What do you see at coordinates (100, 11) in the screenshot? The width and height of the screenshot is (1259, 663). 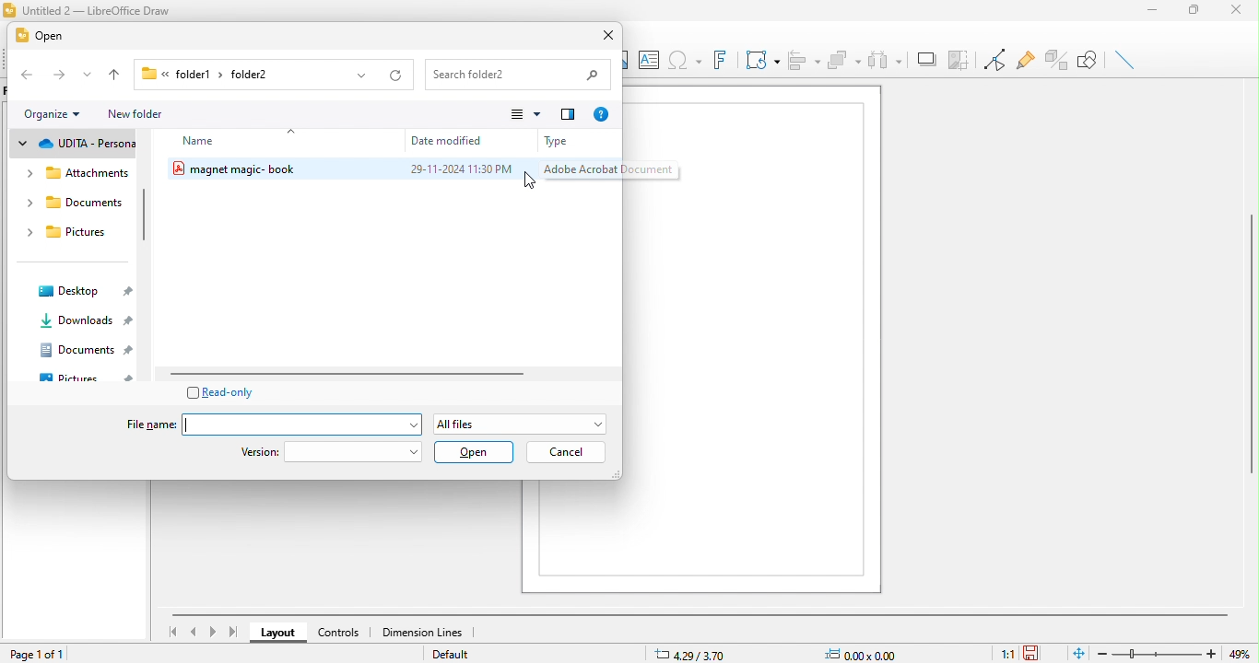 I see `Untitled 2- Libreoffice Draw` at bounding box center [100, 11].